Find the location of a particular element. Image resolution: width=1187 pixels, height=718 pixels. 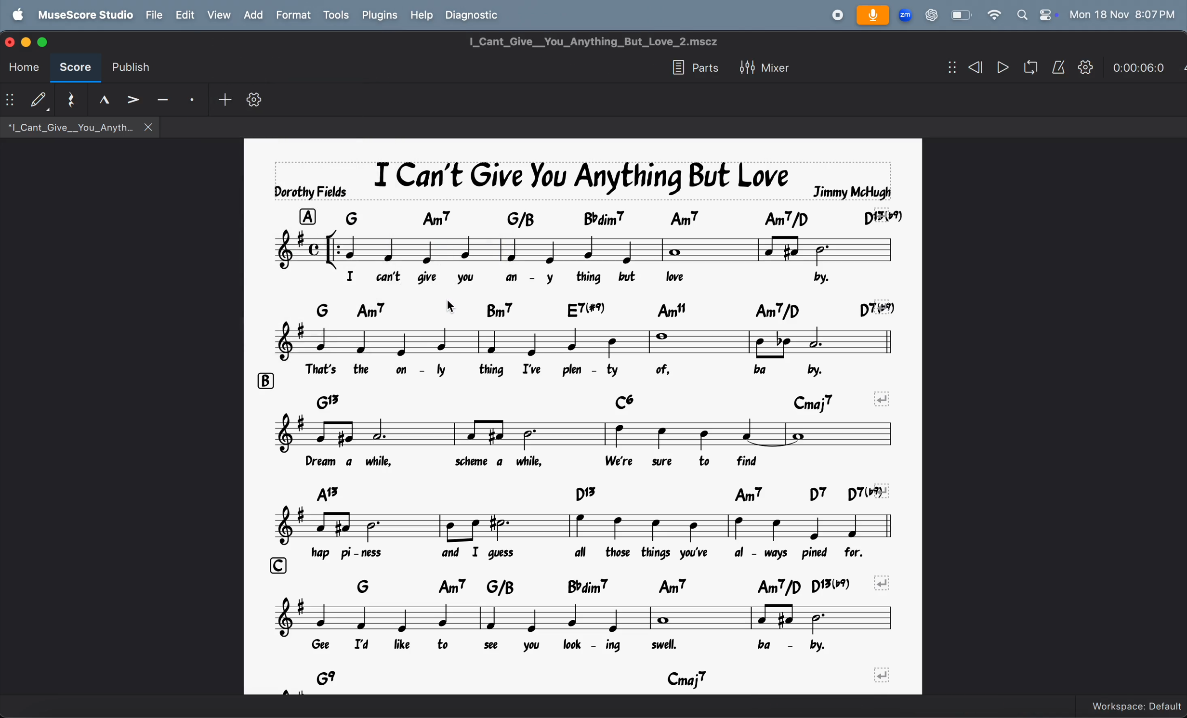

rewind is located at coordinates (968, 68).